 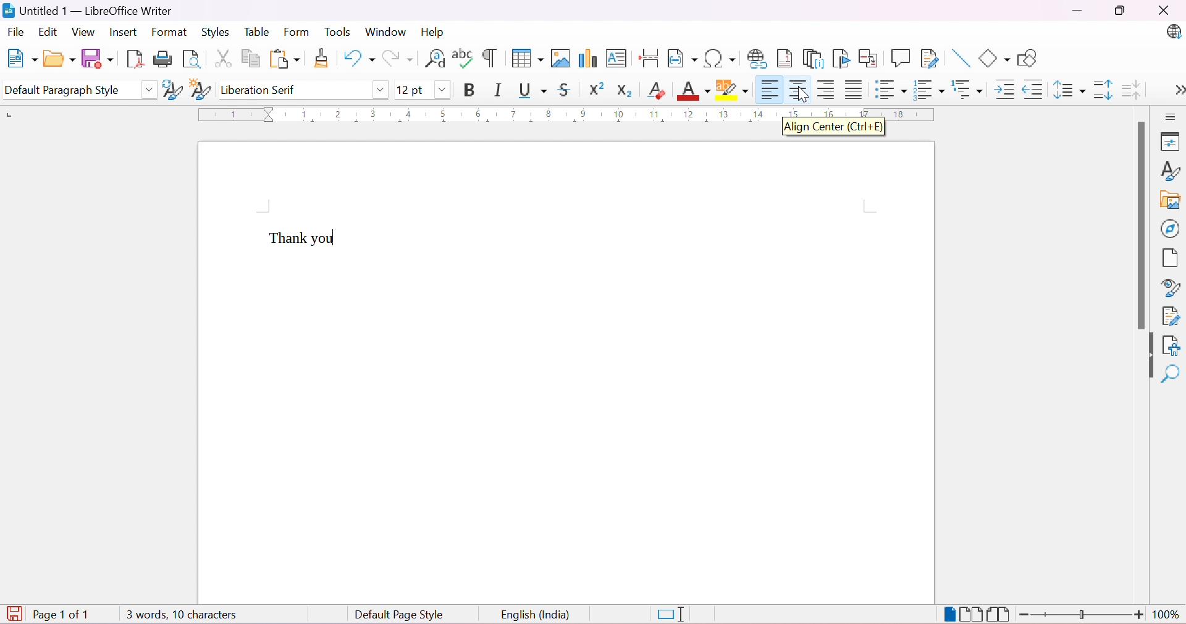 What do you see at coordinates (435, 62) in the screenshot?
I see `Find and Replace` at bounding box center [435, 62].